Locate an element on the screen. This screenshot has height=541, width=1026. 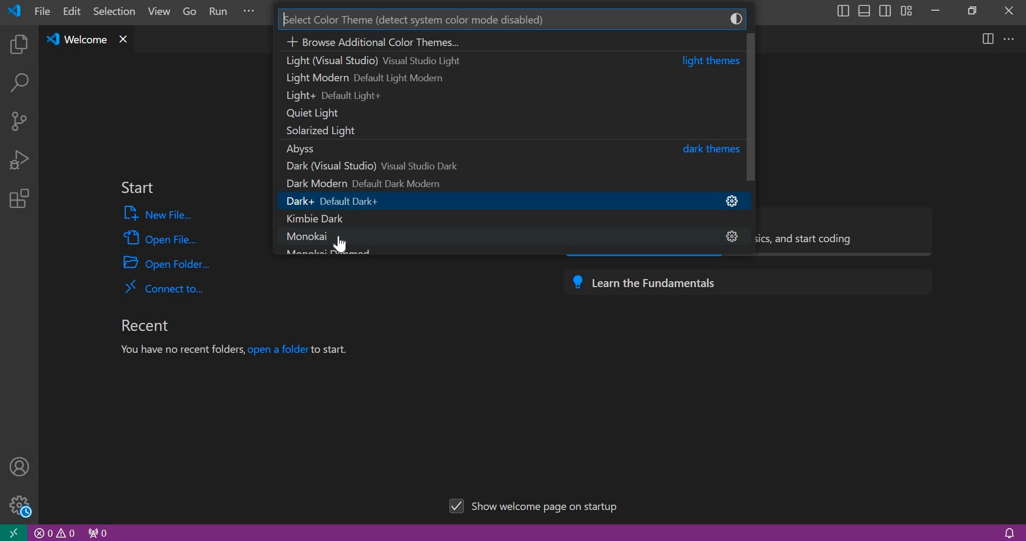
monokai is located at coordinates (506, 235).